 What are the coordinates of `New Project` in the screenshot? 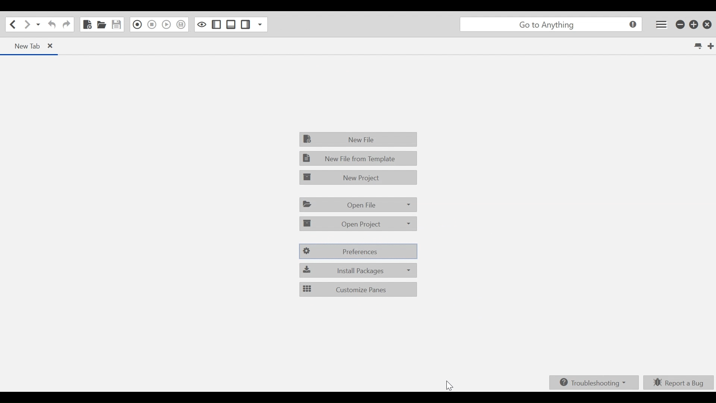 It's located at (358, 177).